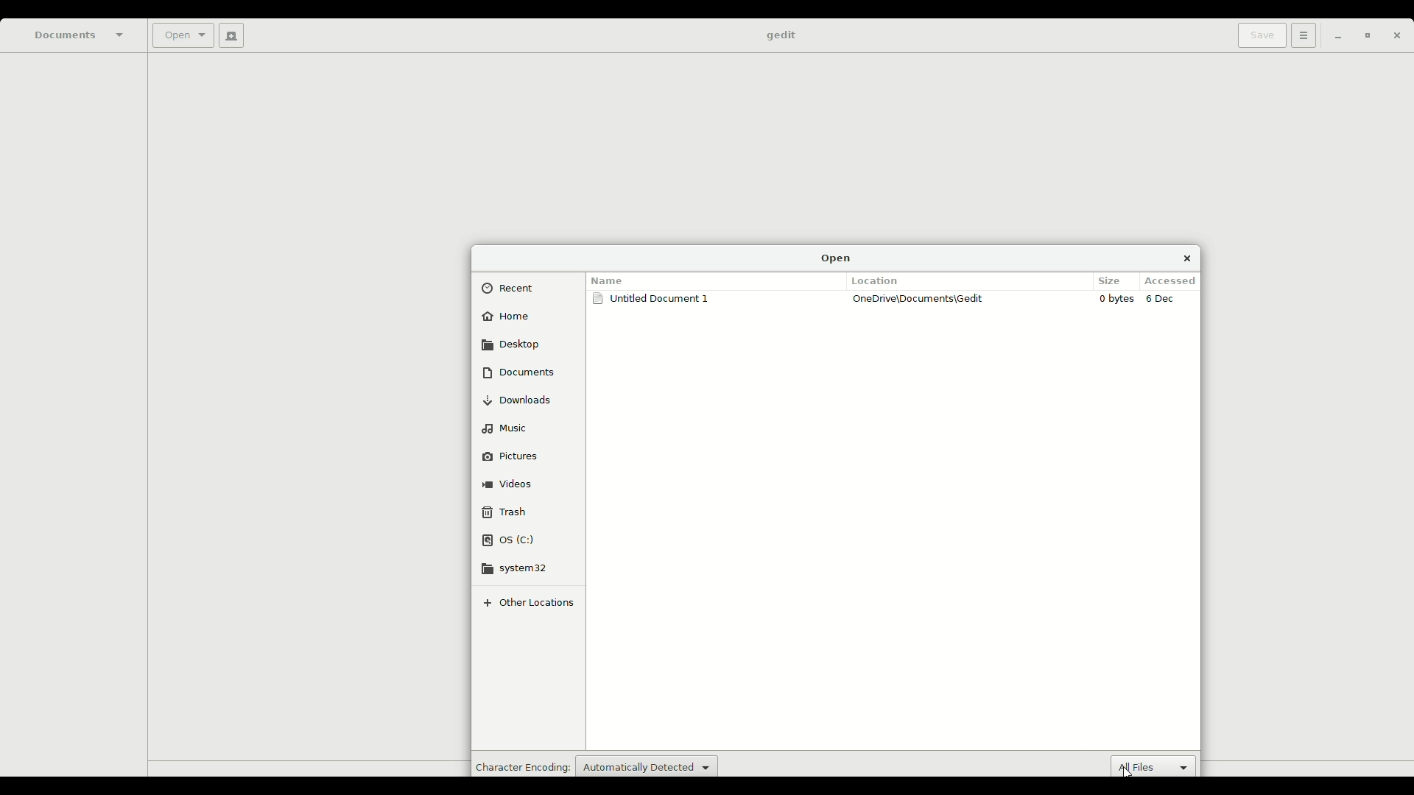 The image size is (1414, 795). What do you see at coordinates (513, 344) in the screenshot?
I see `Desktop` at bounding box center [513, 344].